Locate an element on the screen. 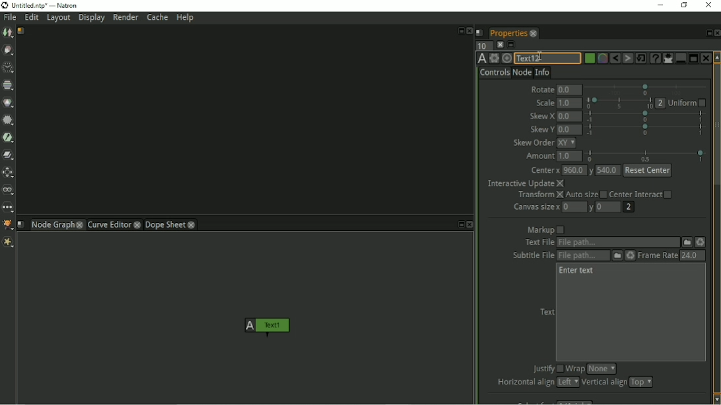 Image resolution: width=721 pixels, height=405 pixels. Render is located at coordinates (125, 17).